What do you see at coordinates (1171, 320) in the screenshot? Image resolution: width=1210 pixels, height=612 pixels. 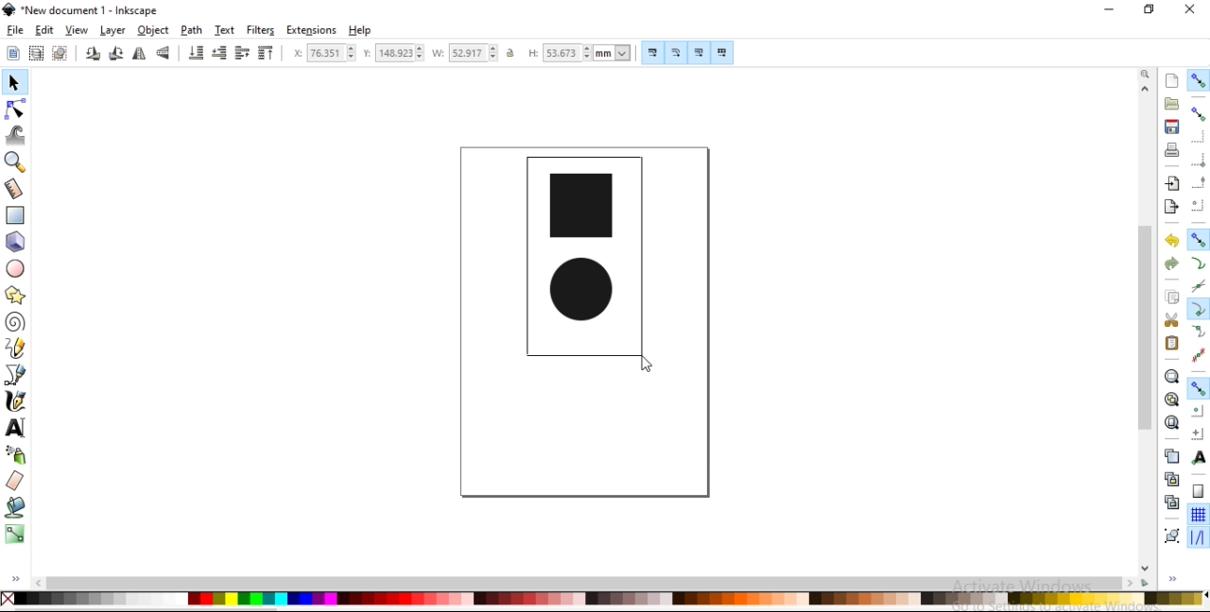 I see `cut` at bounding box center [1171, 320].